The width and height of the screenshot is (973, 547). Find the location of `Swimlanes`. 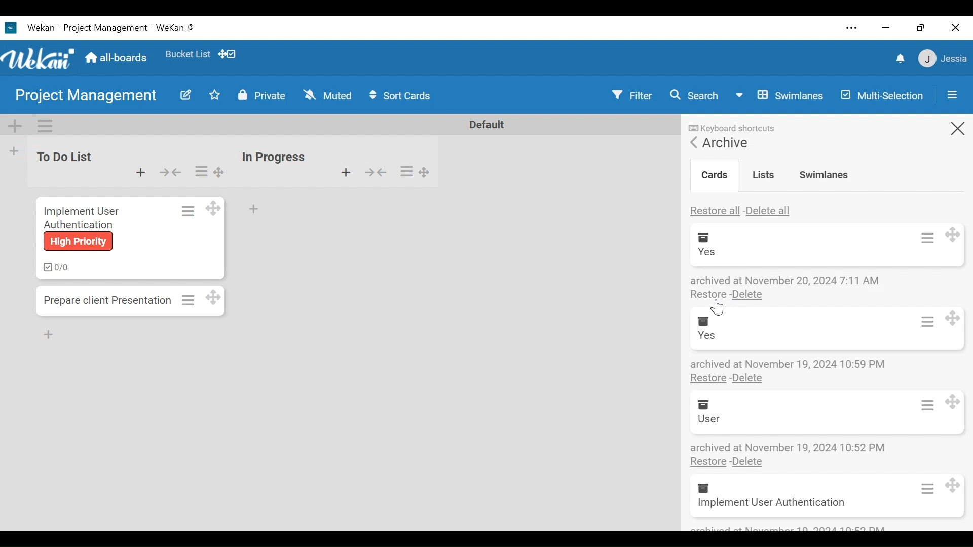

Swimlanes is located at coordinates (824, 174).